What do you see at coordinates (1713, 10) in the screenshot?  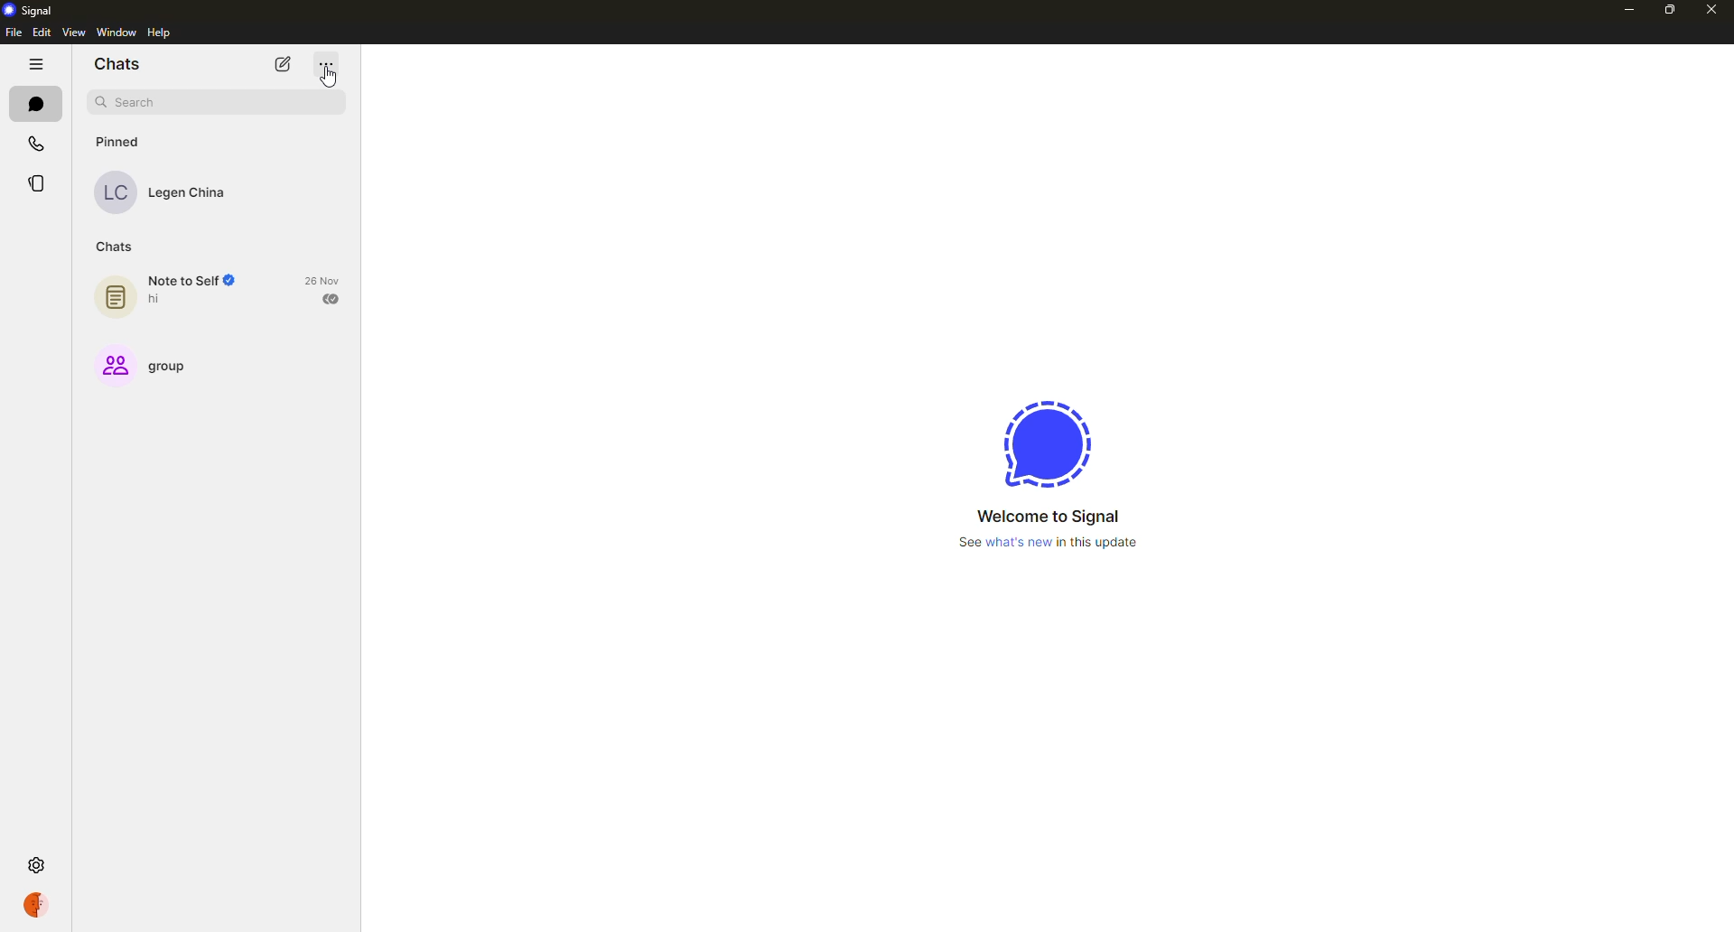 I see `close` at bounding box center [1713, 10].